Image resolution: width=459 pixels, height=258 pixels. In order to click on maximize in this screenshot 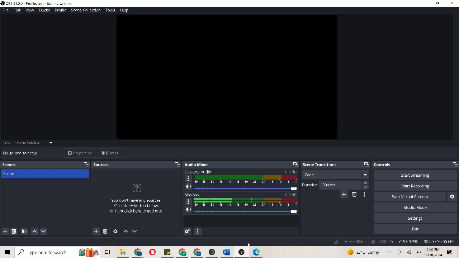, I will do `click(452, 164)`.